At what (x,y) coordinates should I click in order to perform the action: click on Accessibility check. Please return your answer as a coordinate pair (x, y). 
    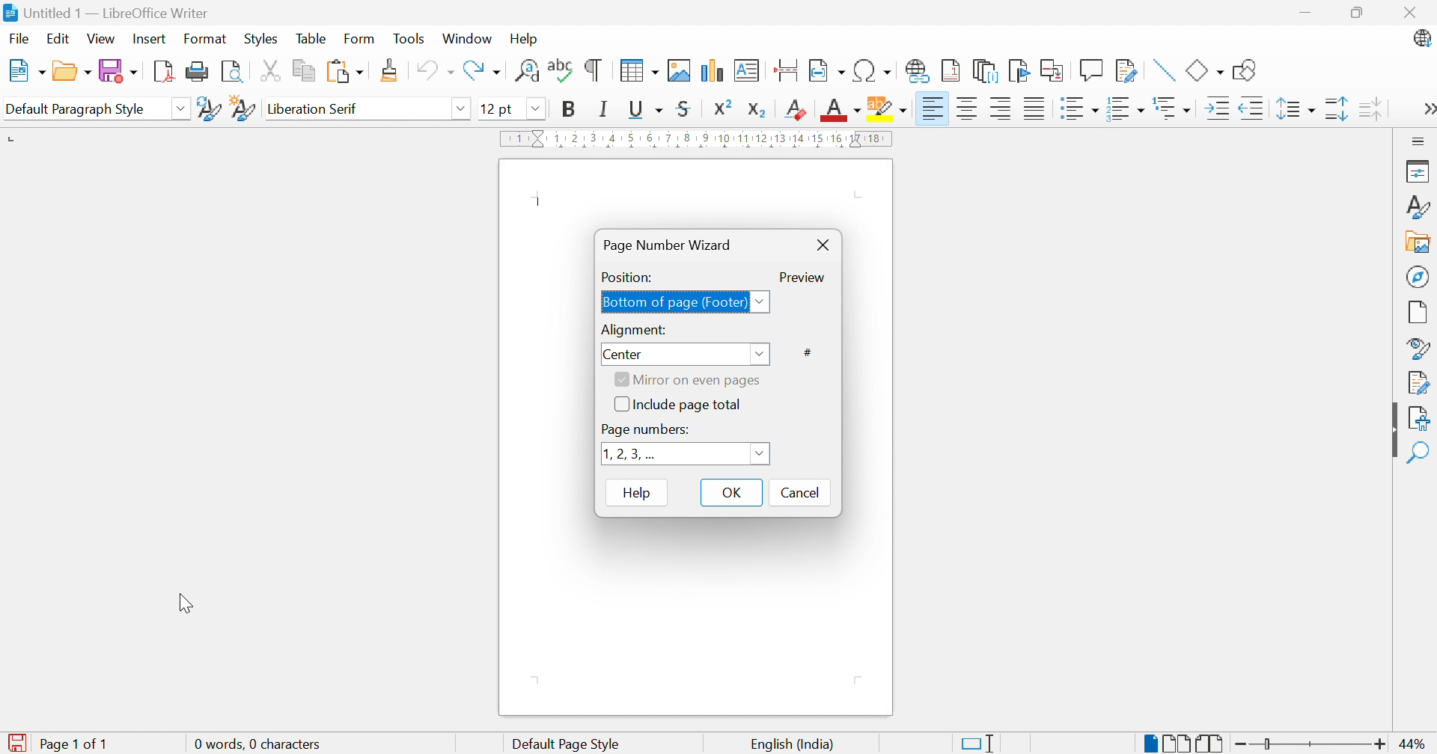
    Looking at the image, I should click on (1419, 420).